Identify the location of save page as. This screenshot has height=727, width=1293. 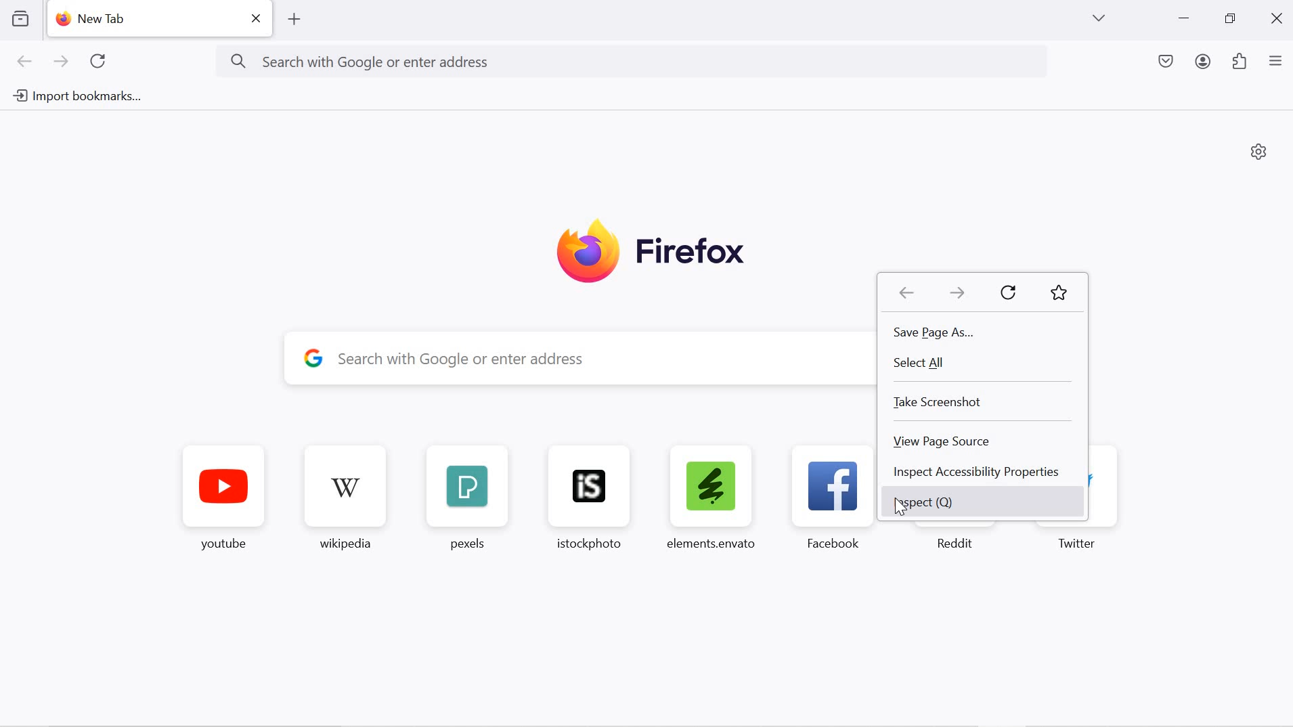
(981, 332).